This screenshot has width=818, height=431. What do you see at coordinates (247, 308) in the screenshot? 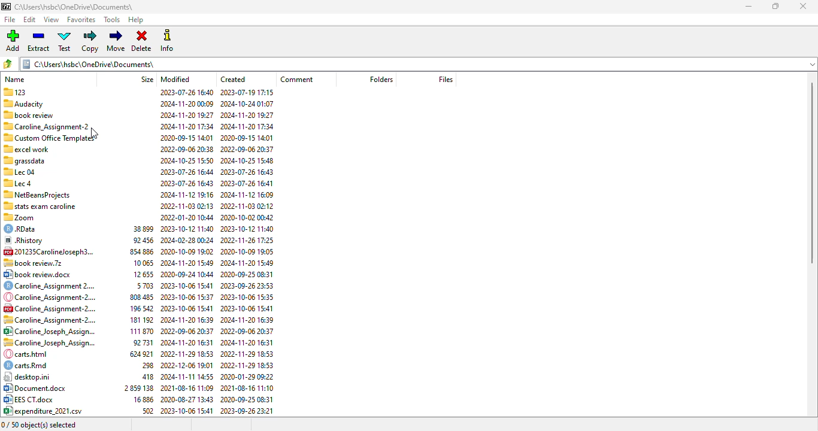
I see `2023-10-06 15:41` at bounding box center [247, 308].